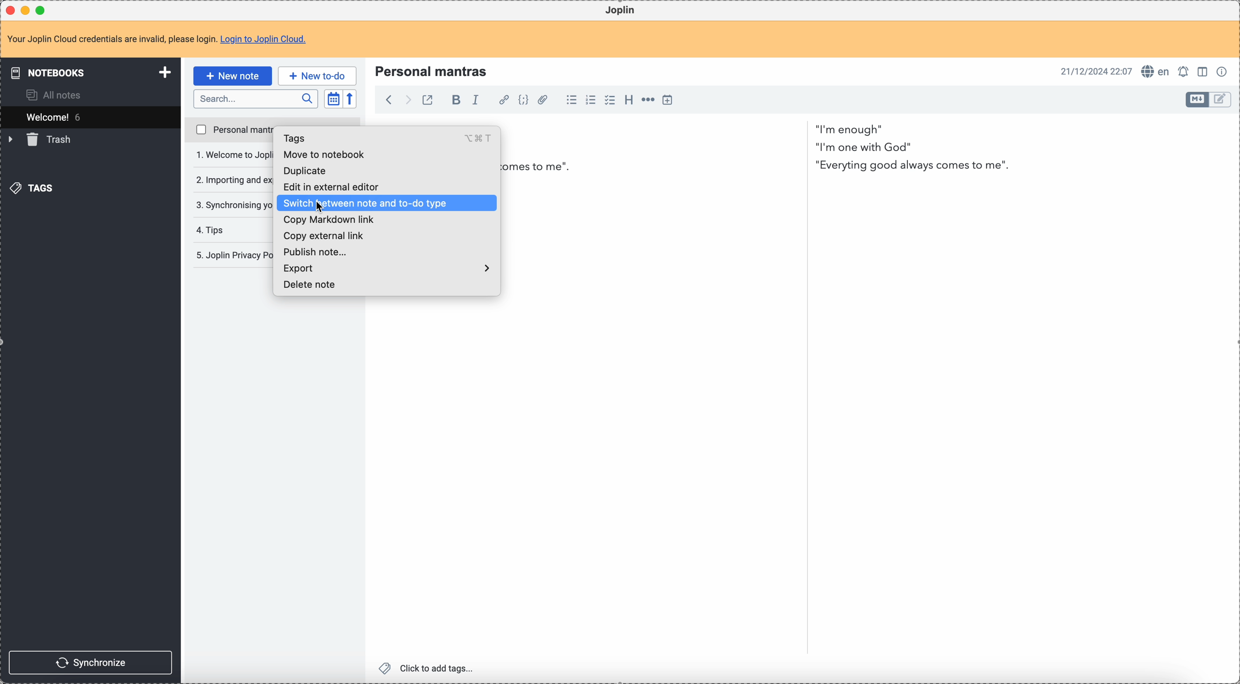  What do you see at coordinates (332, 99) in the screenshot?
I see `toggle sort order field` at bounding box center [332, 99].